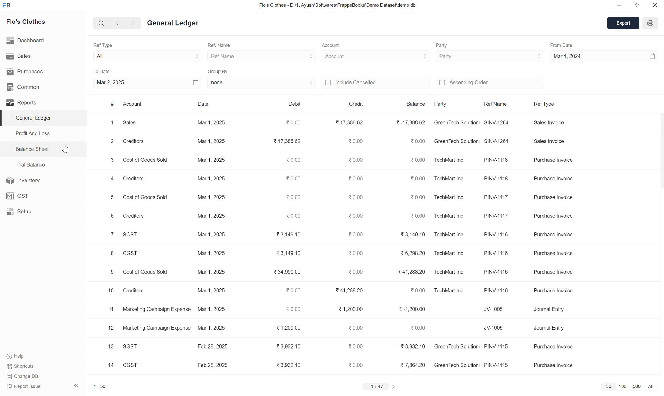 The width and height of the screenshot is (664, 396). Describe the element at coordinates (353, 328) in the screenshot. I see `0.00` at that location.